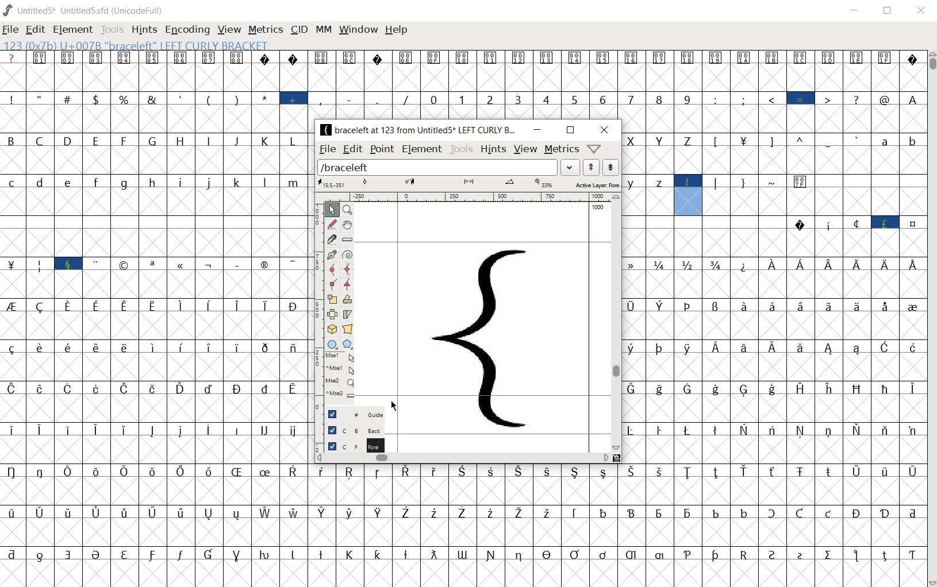 The height and width of the screenshot is (587, 937). I want to click on Add a corner point, so click(347, 285).